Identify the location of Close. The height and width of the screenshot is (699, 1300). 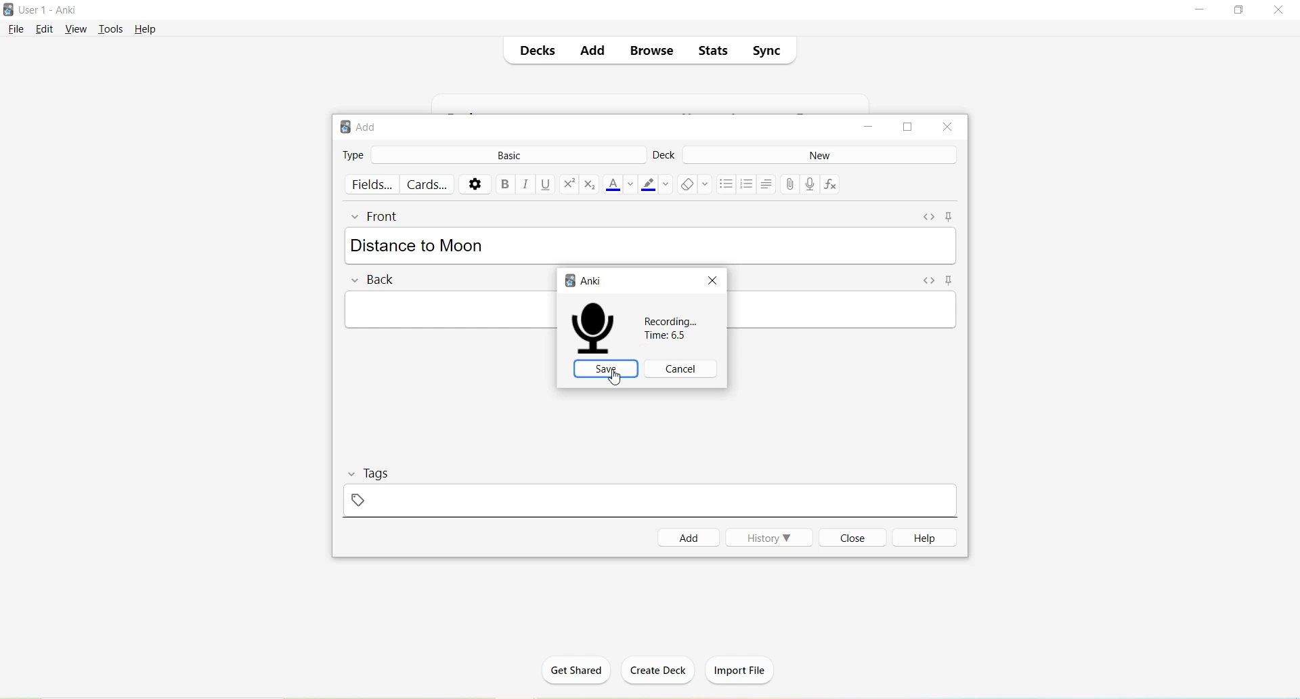
(850, 537).